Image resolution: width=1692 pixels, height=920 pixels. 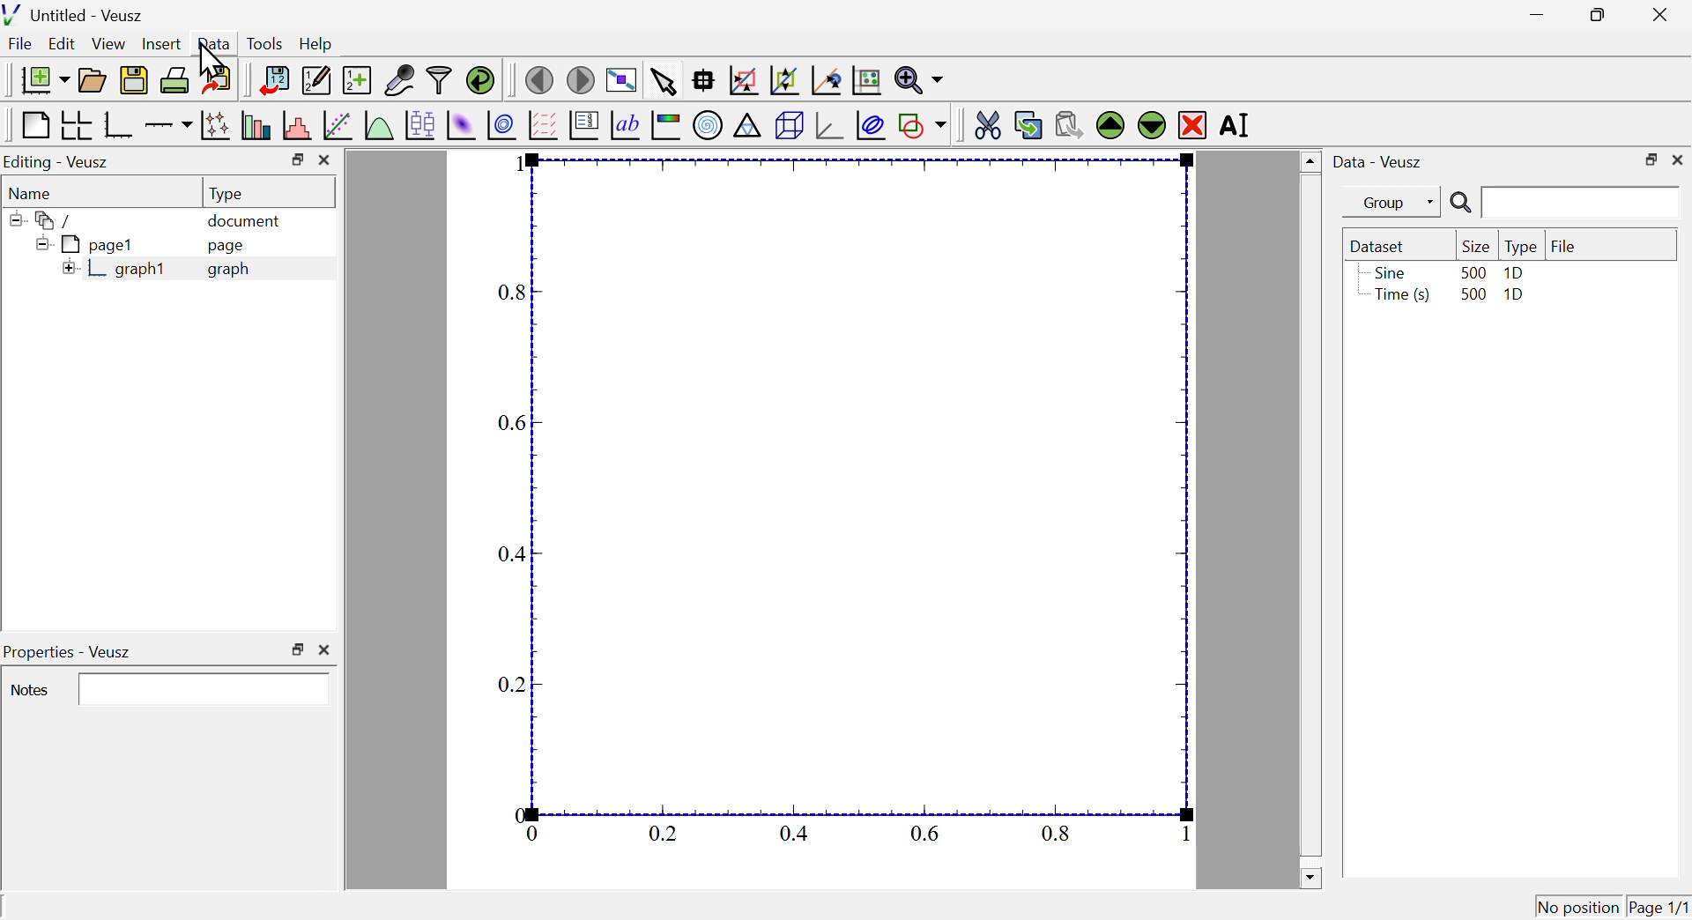 What do you see at coordinates (748, 128) in the screenshot?
I see `ternary graph` at bounding box center [748, 128].